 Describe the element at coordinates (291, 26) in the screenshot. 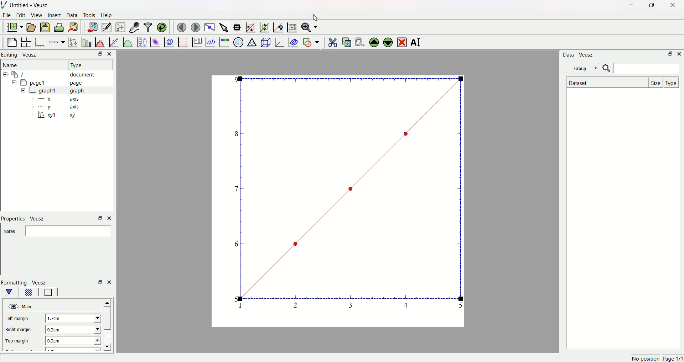

I see `reset the graph axes` at that location.